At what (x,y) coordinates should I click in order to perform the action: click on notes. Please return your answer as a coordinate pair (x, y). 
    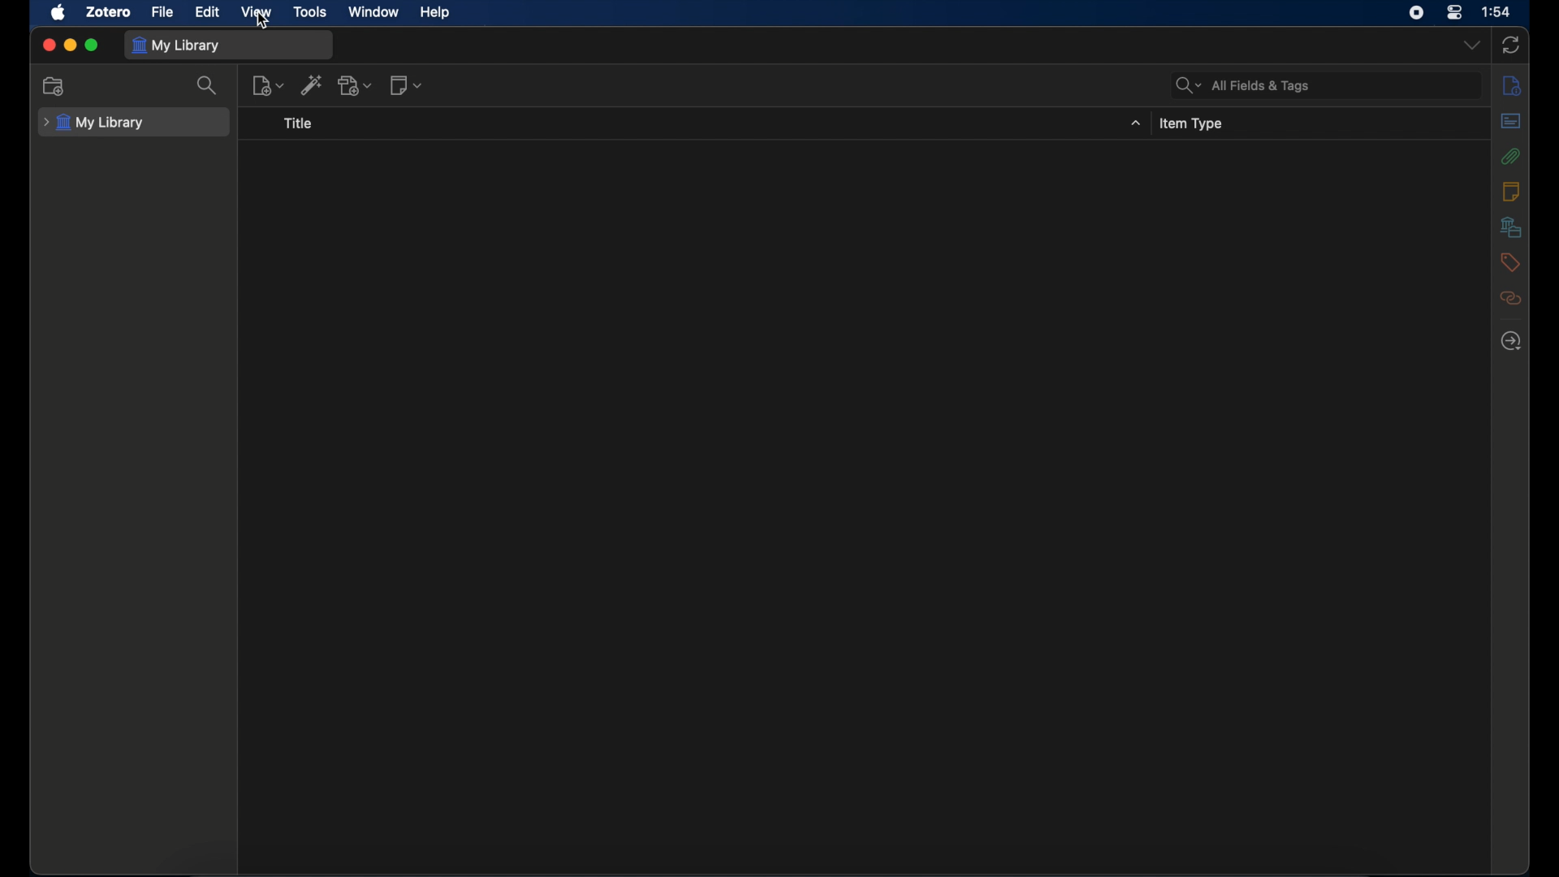
    Looking at the image, I should click on (1511, 192).